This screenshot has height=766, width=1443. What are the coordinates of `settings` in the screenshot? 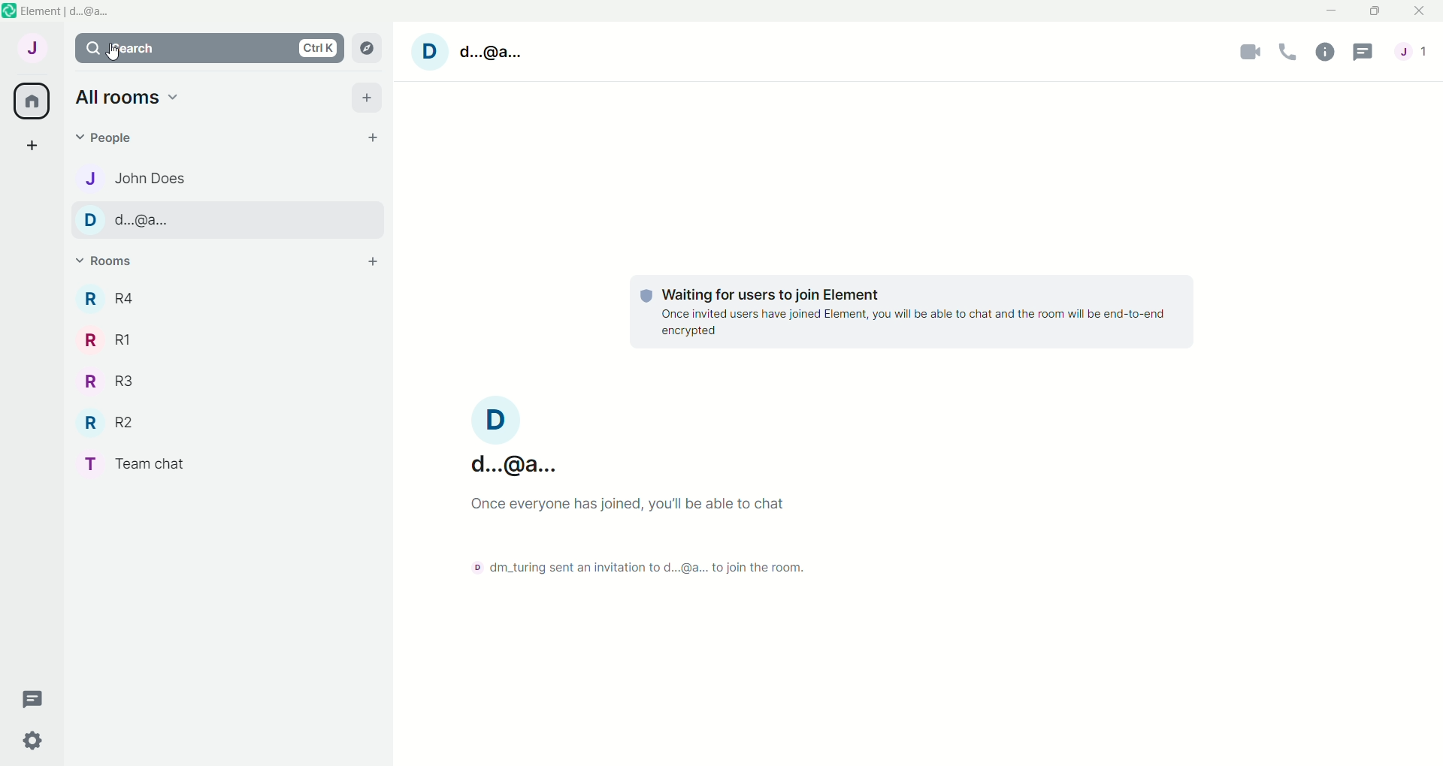 It's located at (26, 743).